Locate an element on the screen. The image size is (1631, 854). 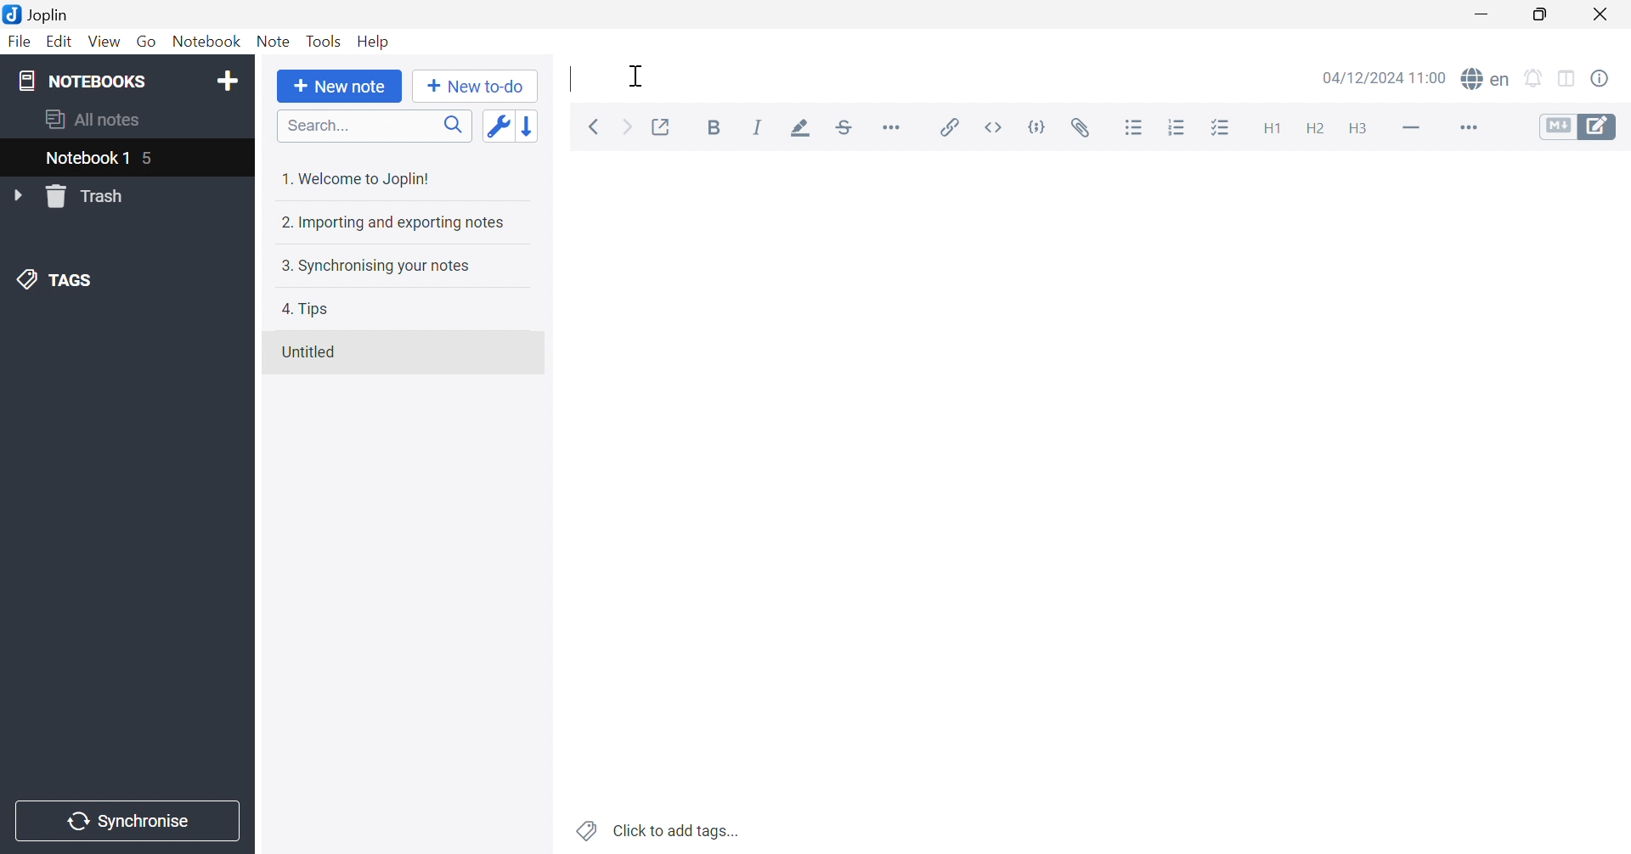
Set alarm is located at coordinates (1535, 77).